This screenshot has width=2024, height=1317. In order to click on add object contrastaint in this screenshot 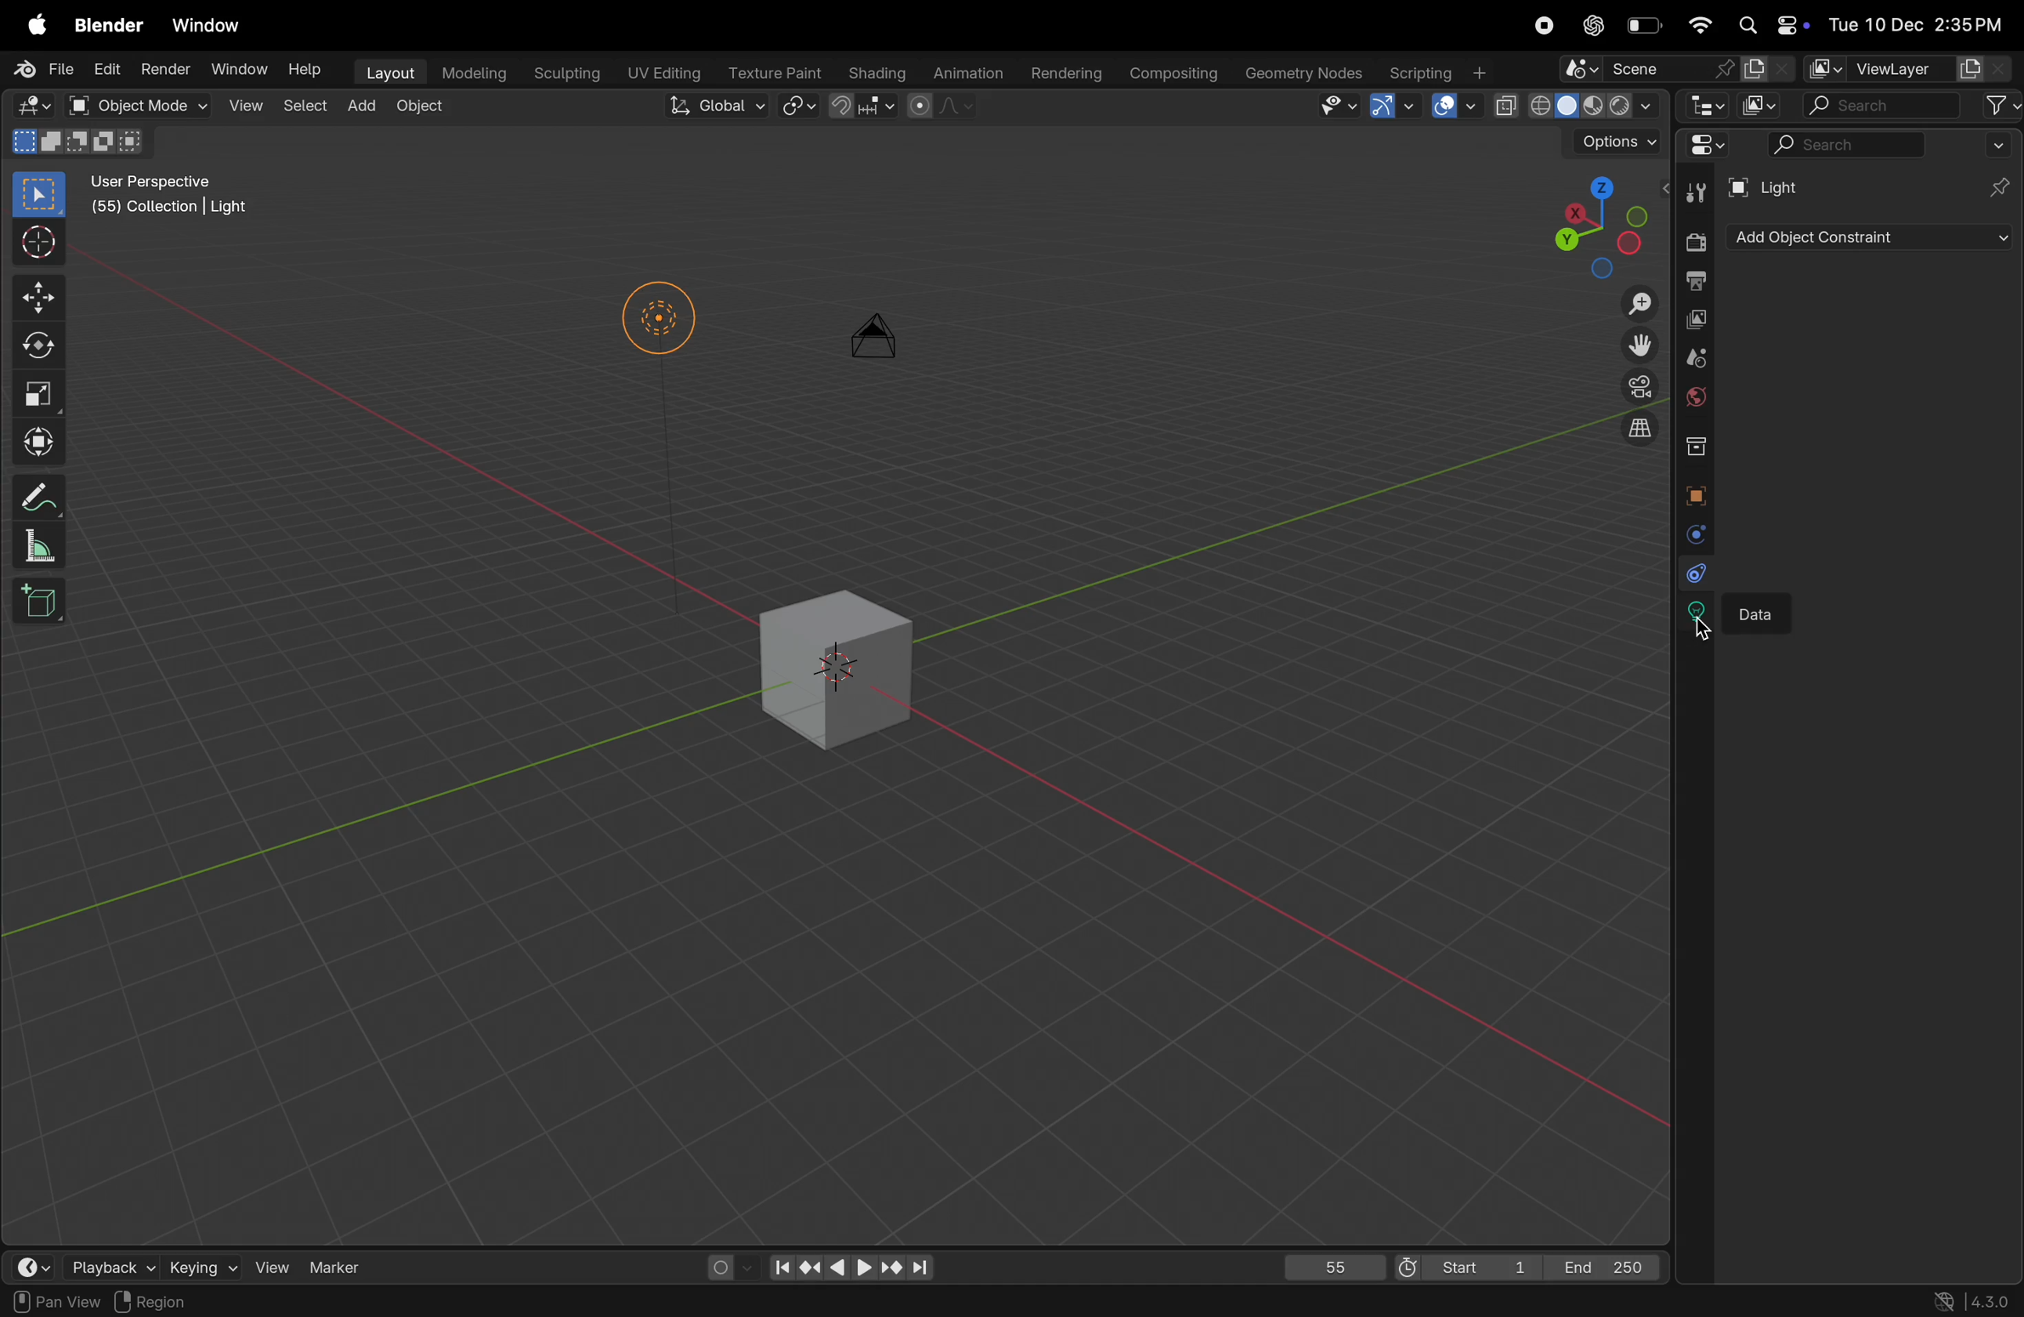, I will do `click(1868, 237)`.